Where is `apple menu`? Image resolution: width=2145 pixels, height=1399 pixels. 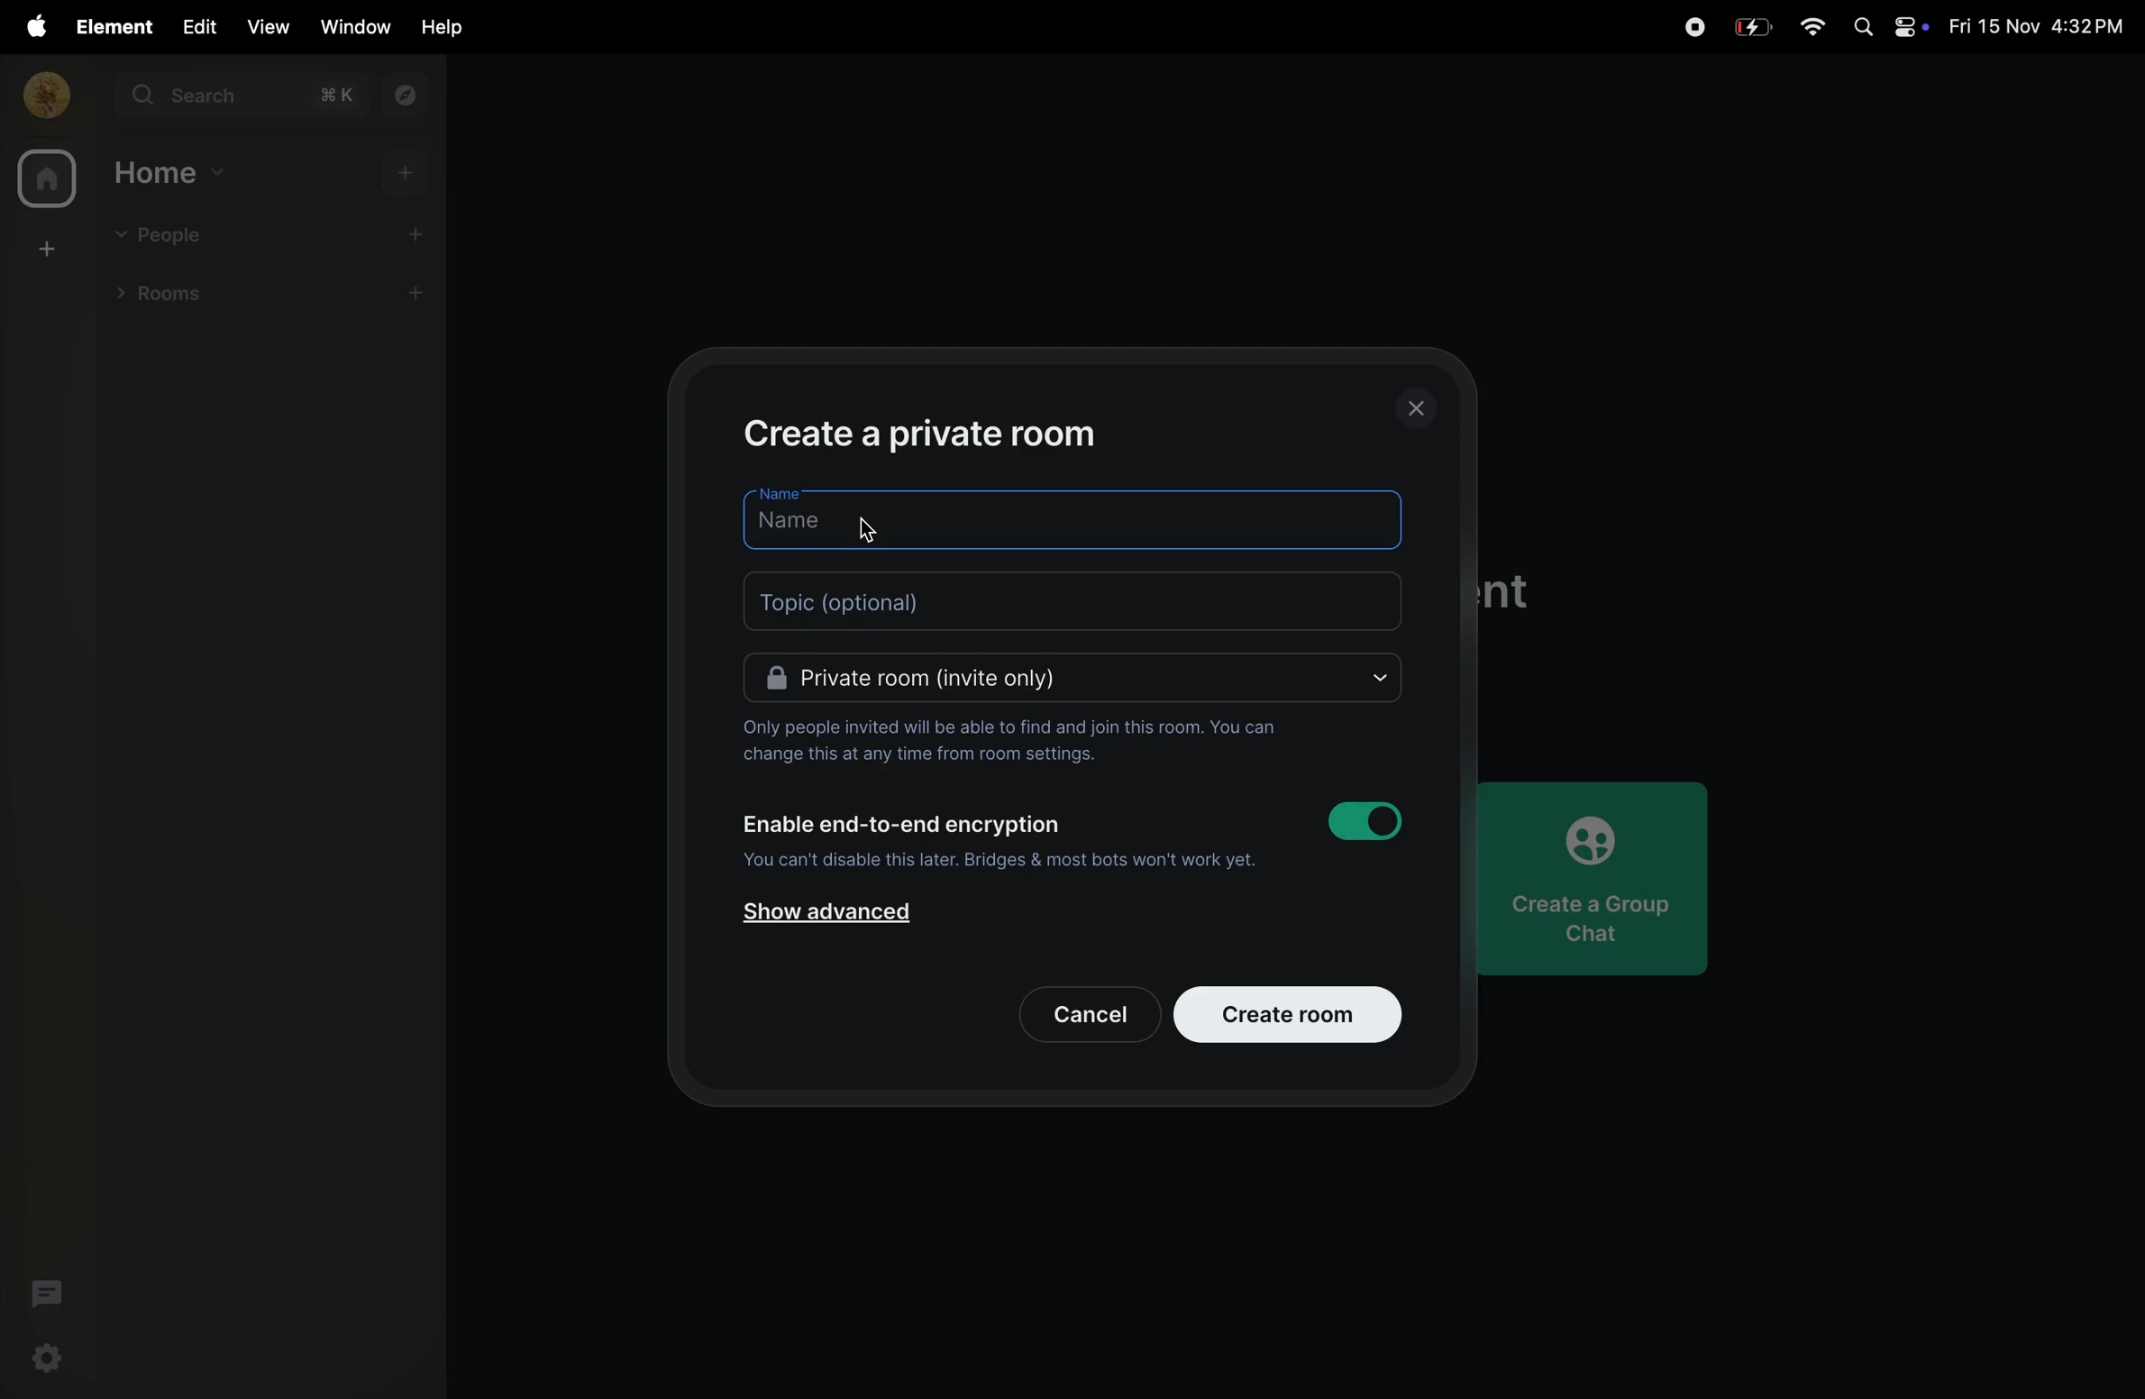
apple menu is located at coordinates (29, 26).